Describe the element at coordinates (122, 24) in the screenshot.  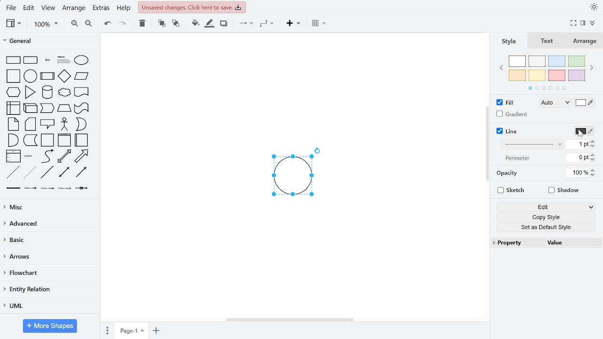
I see `redo` at that location.